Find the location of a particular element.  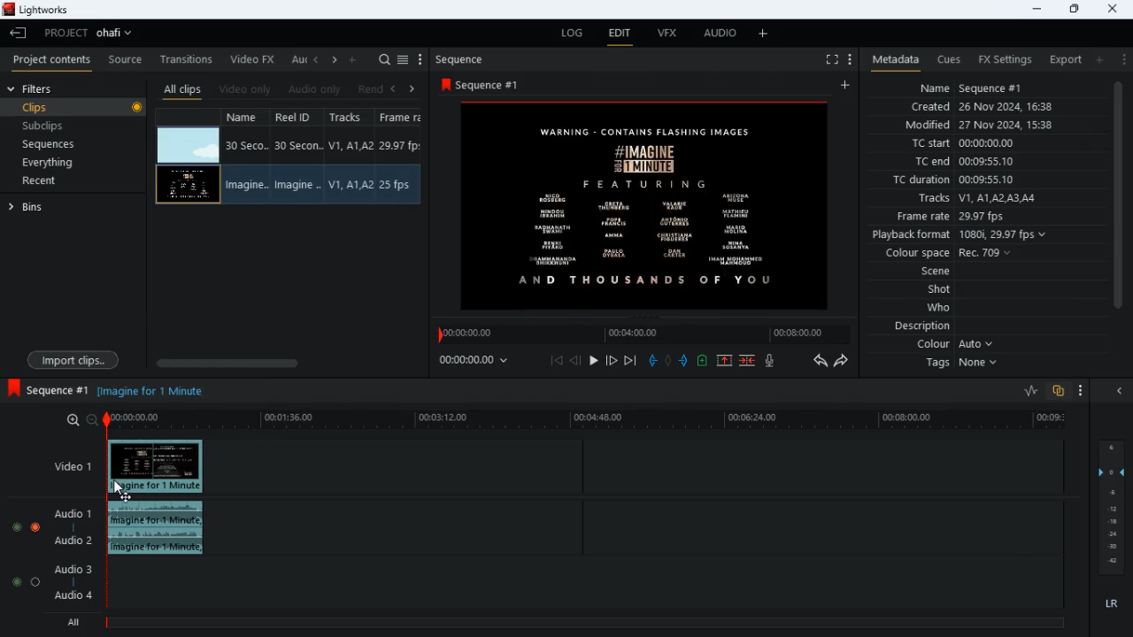

play is located at coordinates (592, 361).